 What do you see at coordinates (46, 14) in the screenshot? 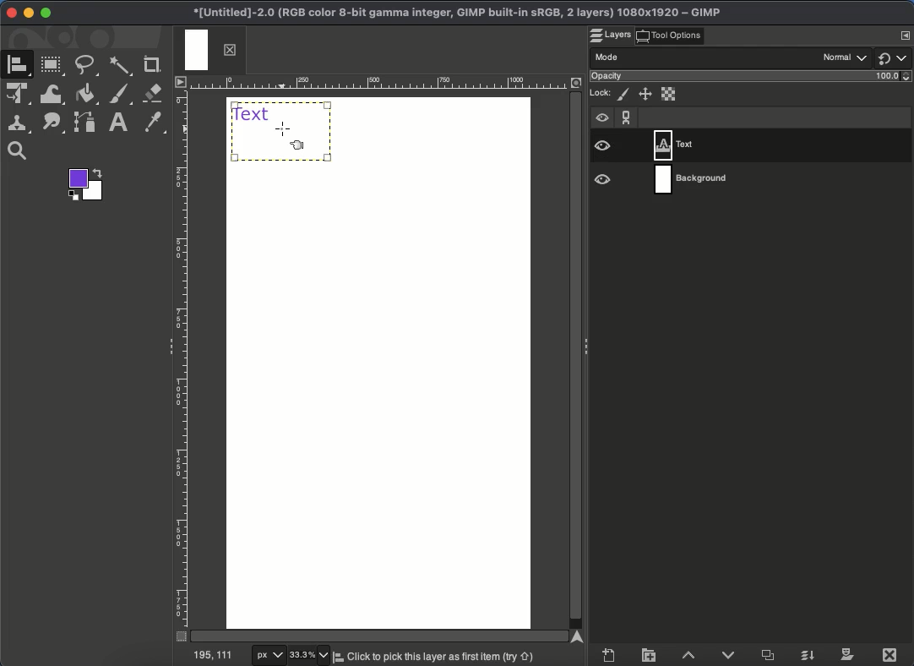
I see `Maximize` at bounding box center [46, 14].